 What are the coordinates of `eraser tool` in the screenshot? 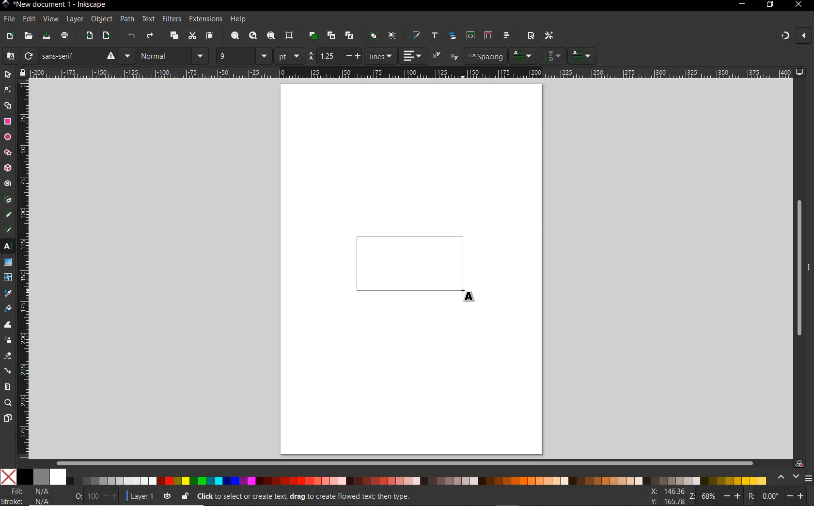 It's located at (8, 357).